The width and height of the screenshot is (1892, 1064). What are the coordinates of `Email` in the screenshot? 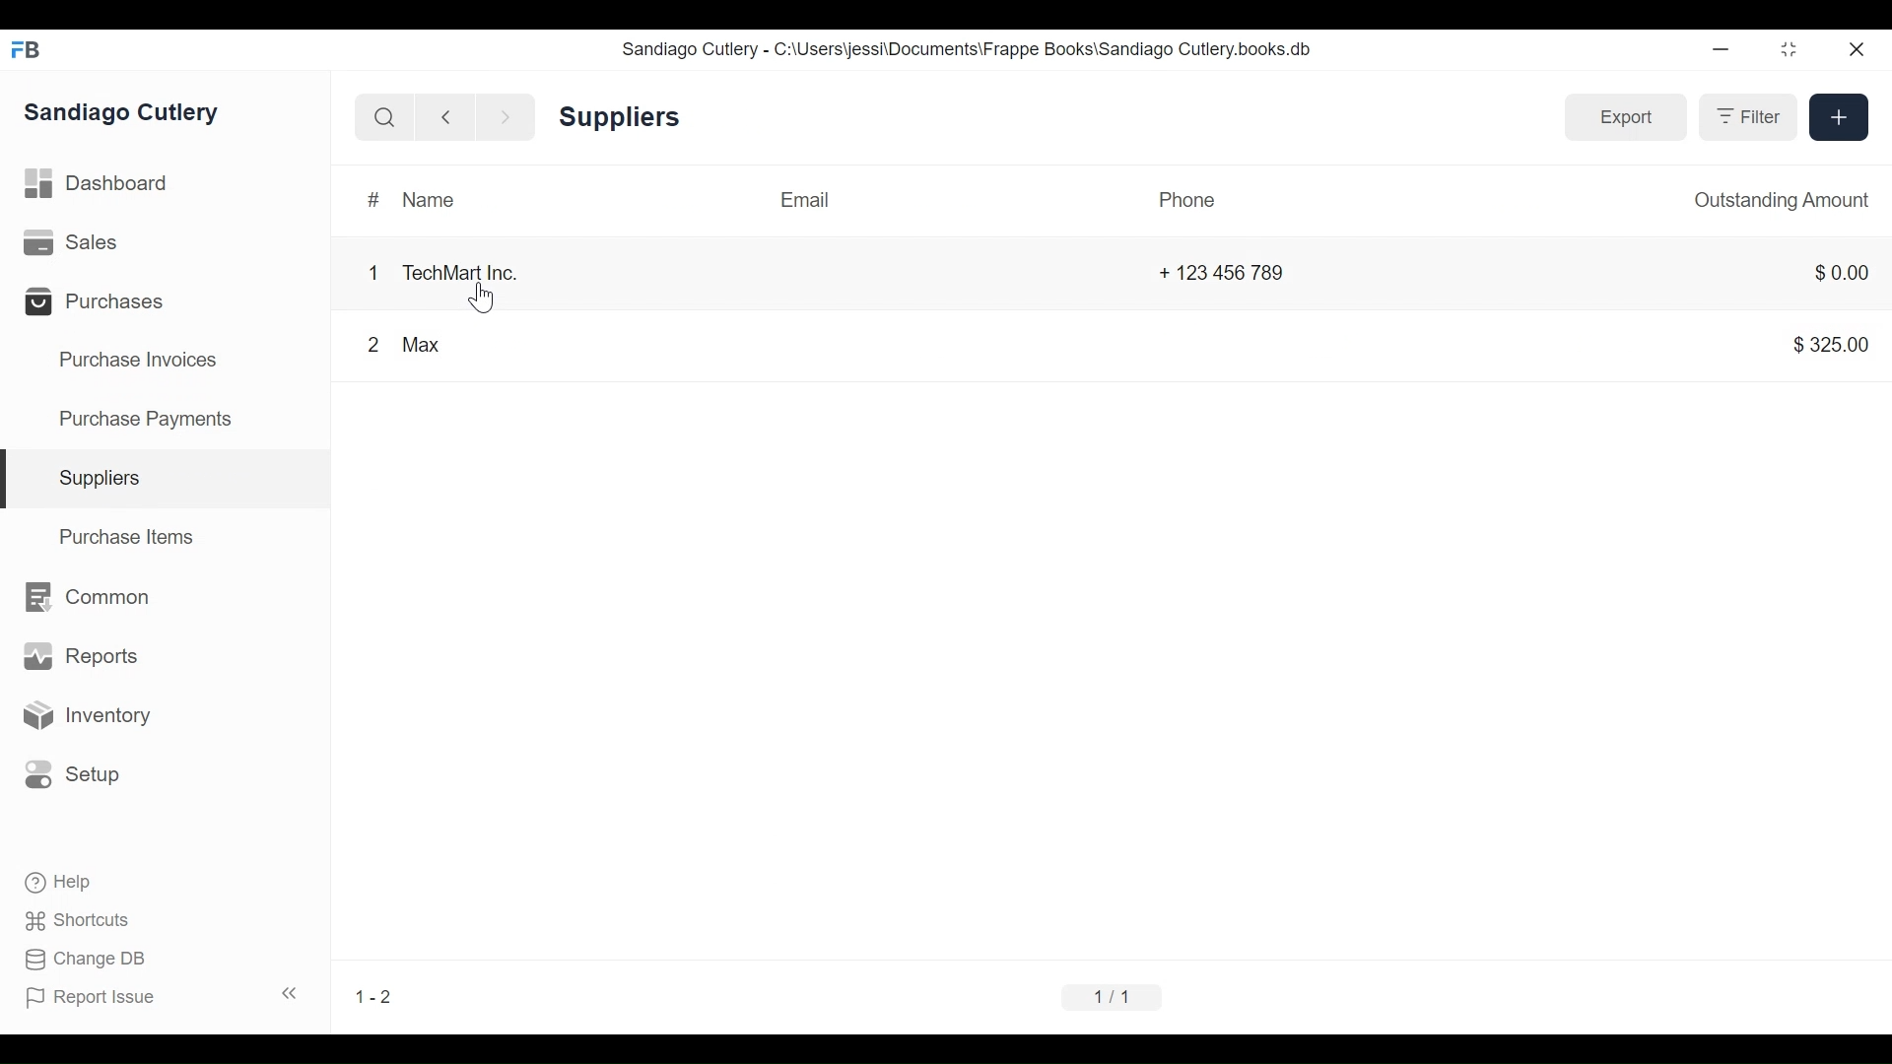 It's located at (802, 203).